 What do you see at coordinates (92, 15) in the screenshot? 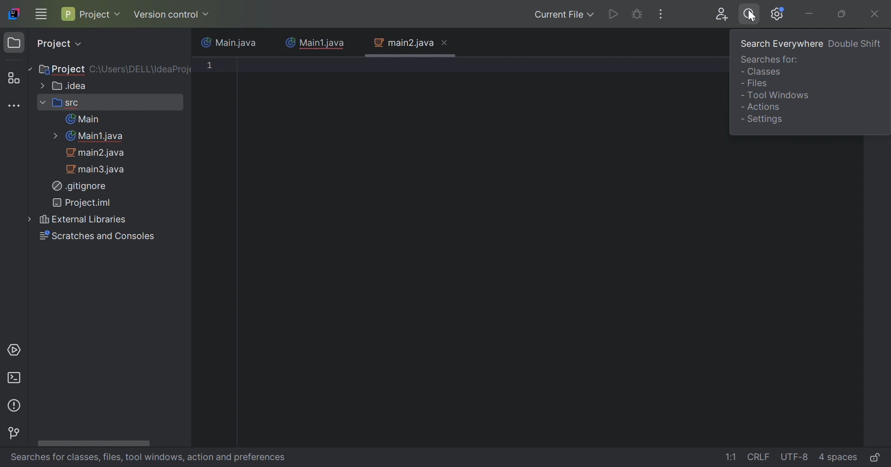
I see `Project` at bounding box center [92, 15].